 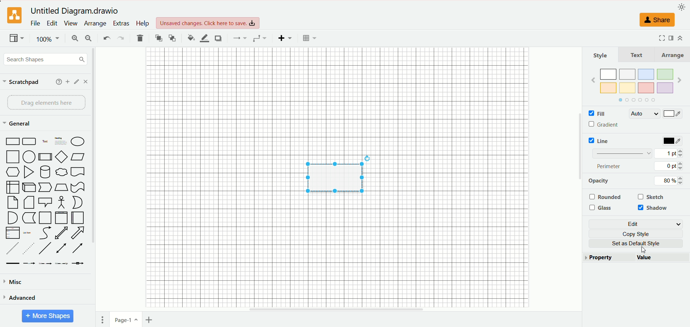 What do you see at coordinates (671, 55) in the screenshot?
I see `arrange` at bounding box center [671, 55].